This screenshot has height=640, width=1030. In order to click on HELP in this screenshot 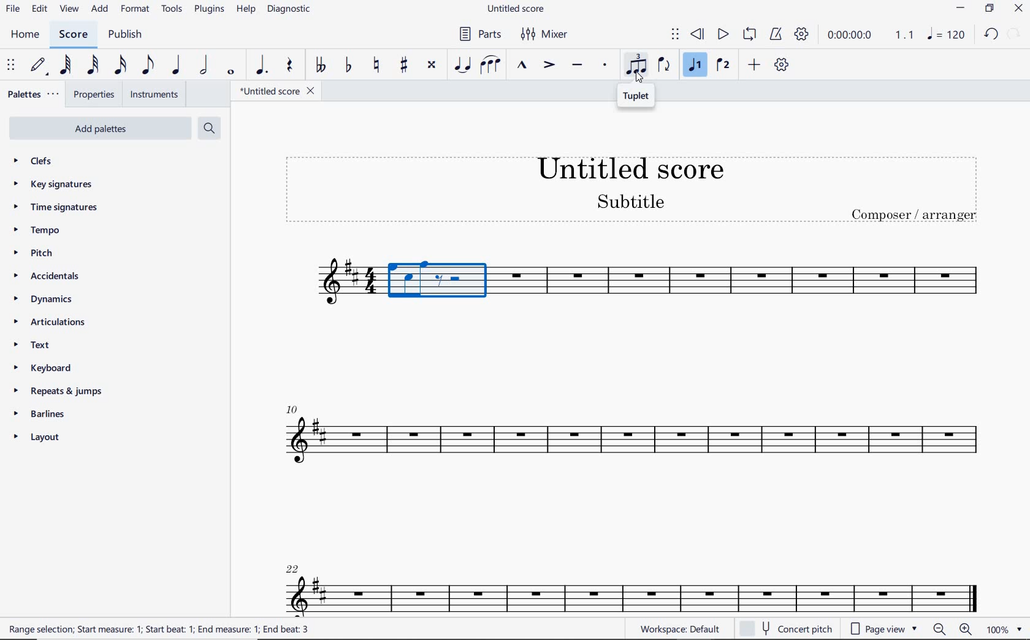, I will do `click(246, 10)`.